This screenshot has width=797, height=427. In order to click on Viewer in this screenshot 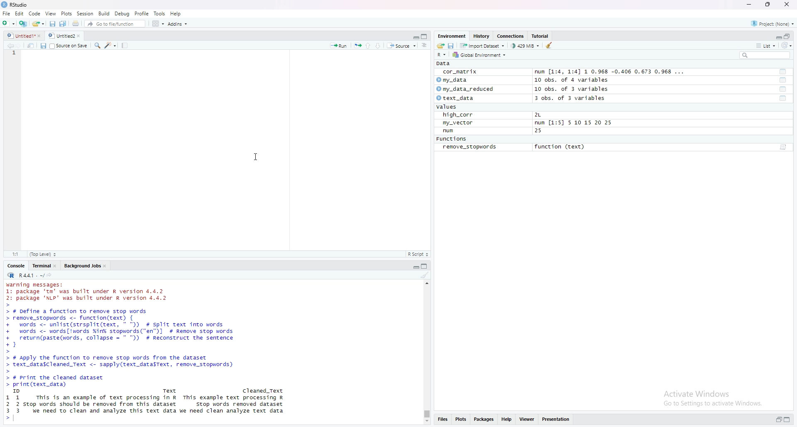, I will do `click(528, 420)`.